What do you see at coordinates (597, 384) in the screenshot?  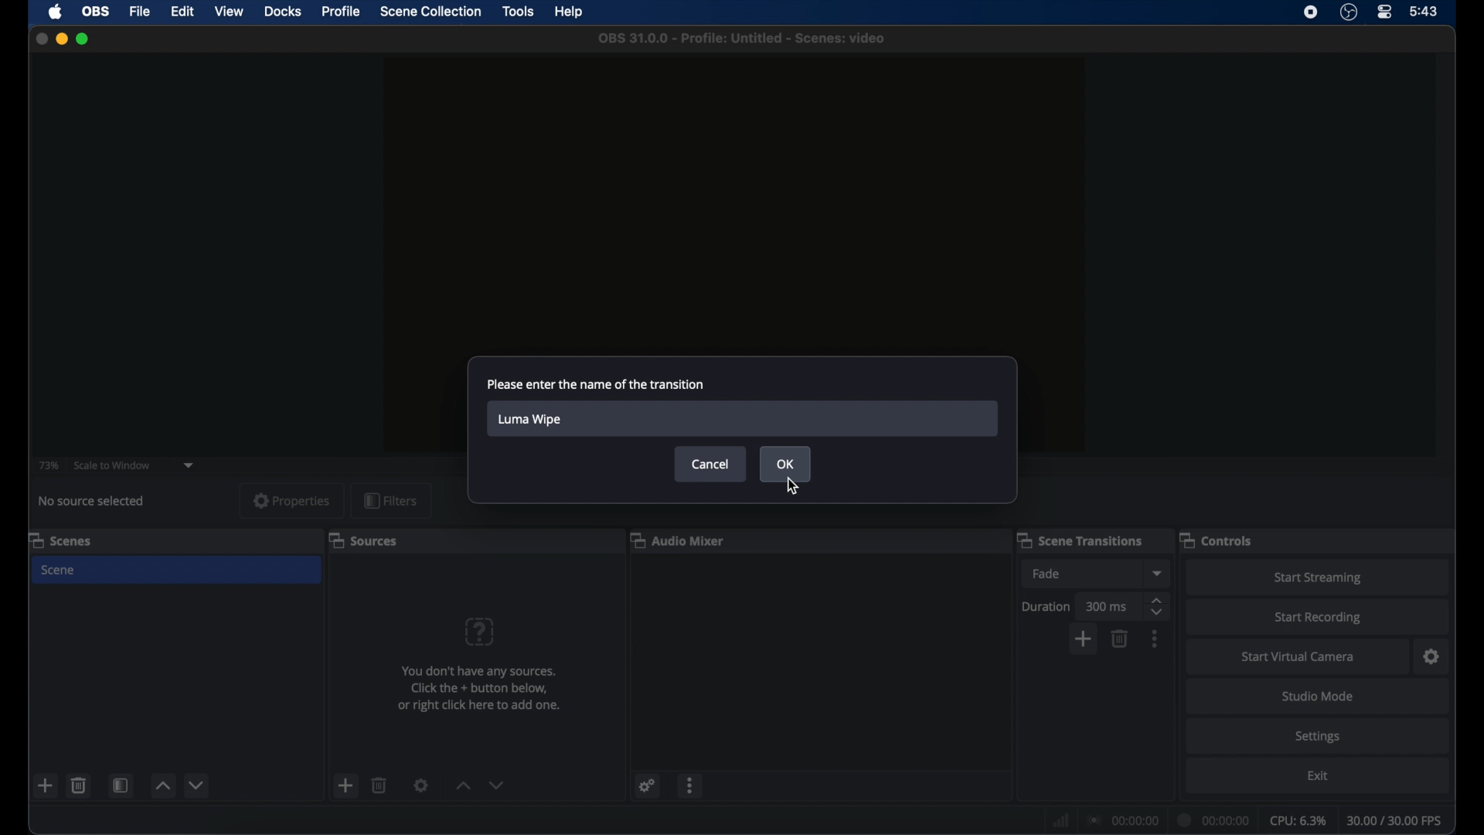 I see `please enter the name of the transition` at bounding box center [597, 384].